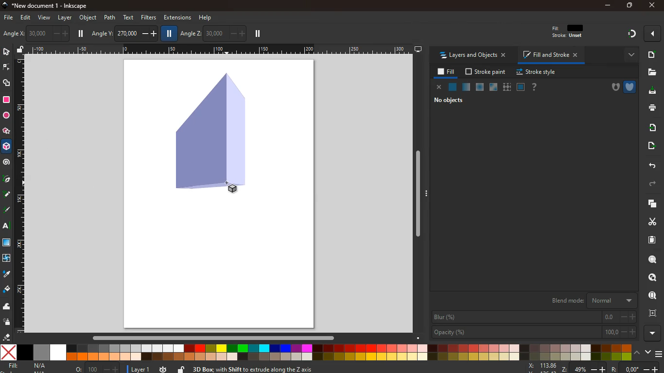 This screenshot has width=664, height=373. Describe the element at coordinates (629, 86) in the screenshot. I see `armour` at that location.